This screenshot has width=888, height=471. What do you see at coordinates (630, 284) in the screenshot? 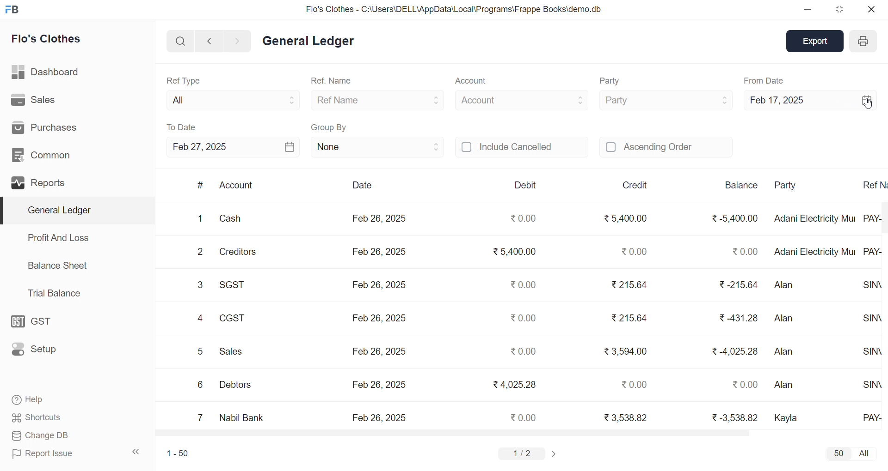
I see `₹215.64` at bounding box center [630, 284].